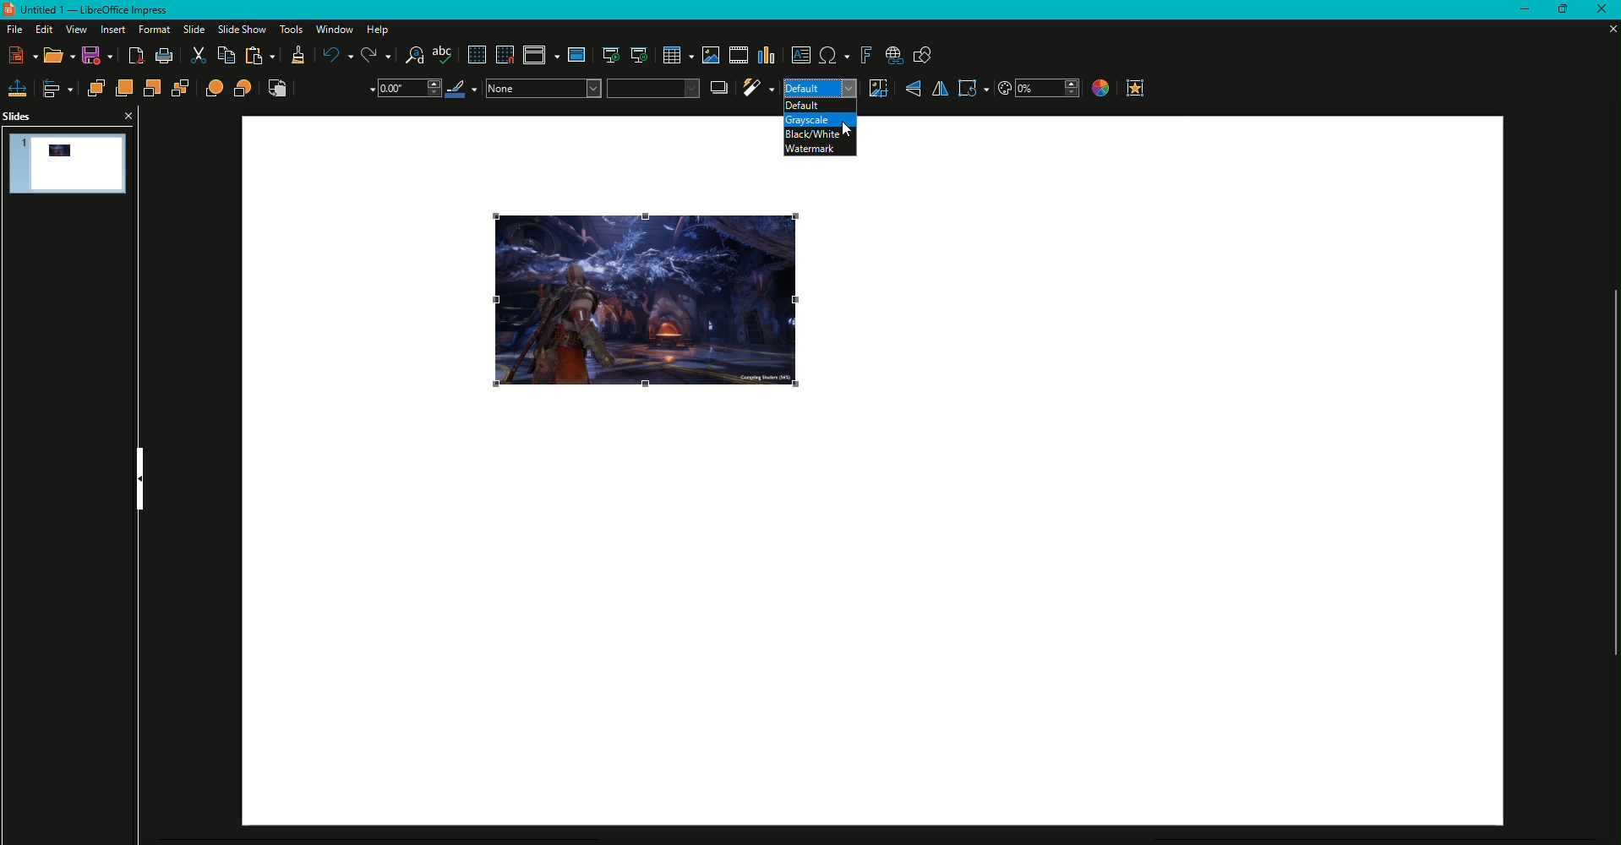 This screenshot has height=845, width=1621. What do you see at coordinates (127, 115) in the screenshot?
I see `Close` at bounding box center [127, 115].